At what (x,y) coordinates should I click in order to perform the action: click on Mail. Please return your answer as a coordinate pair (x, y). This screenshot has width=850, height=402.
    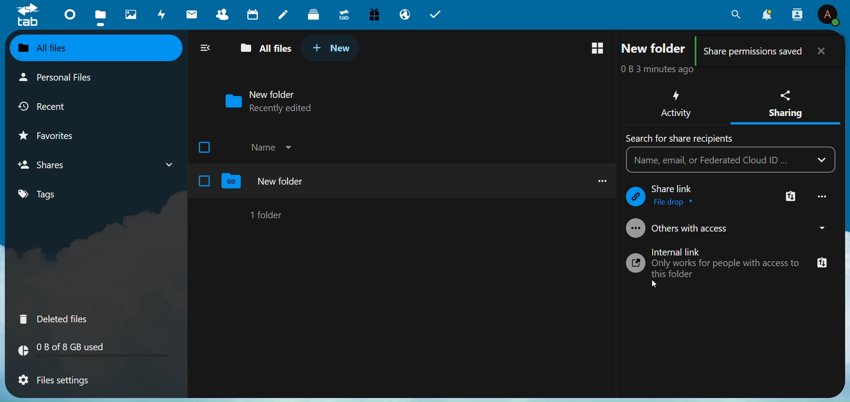
    Looking at the image, I should click on (192, 14).